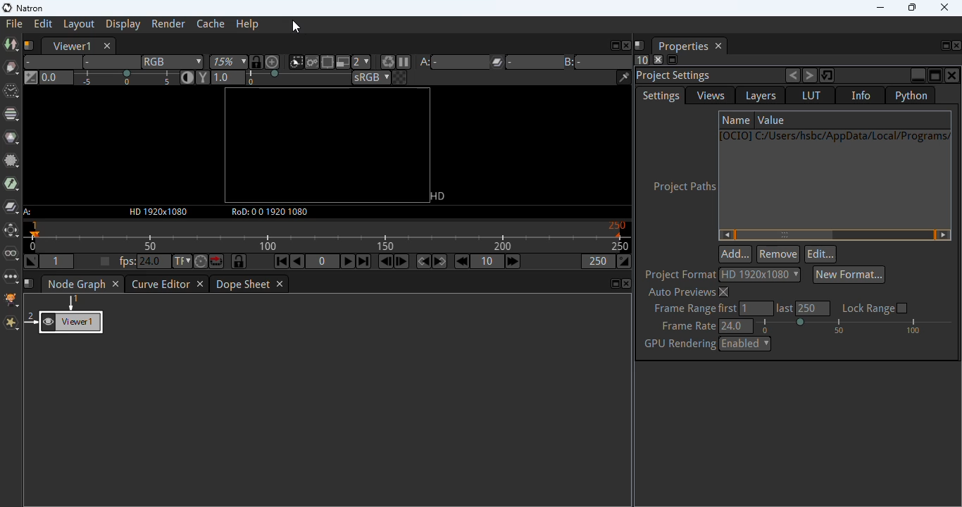  Describe the element at coordinates (346, 261) in the screenshot. I see `play forward` at that location.